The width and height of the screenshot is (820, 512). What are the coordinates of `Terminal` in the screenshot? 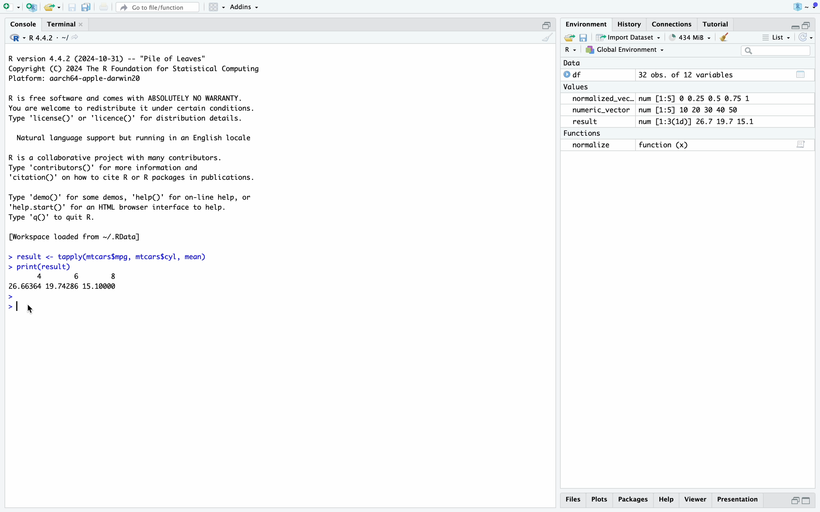 It's located at (65, 24).